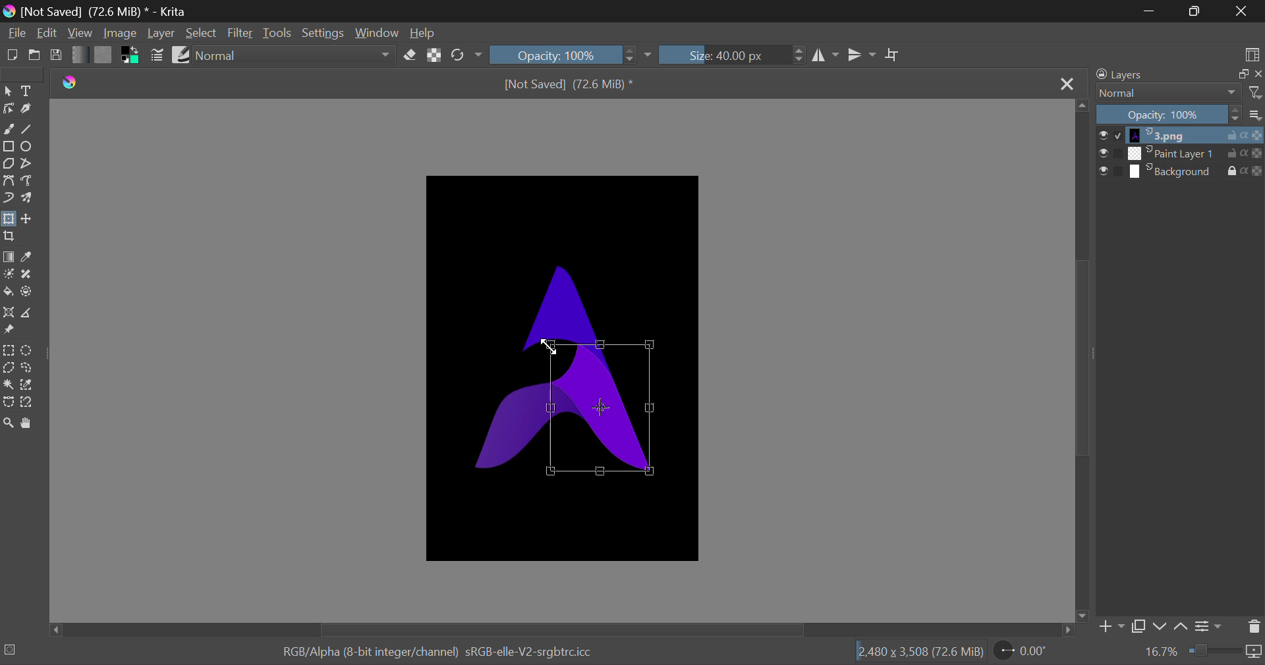 Image resolution: width=1265 pixels, height=665 pixels. Describe the element at coordinates (1109, 172) in the screenshot. I see `checkbox` at that location.